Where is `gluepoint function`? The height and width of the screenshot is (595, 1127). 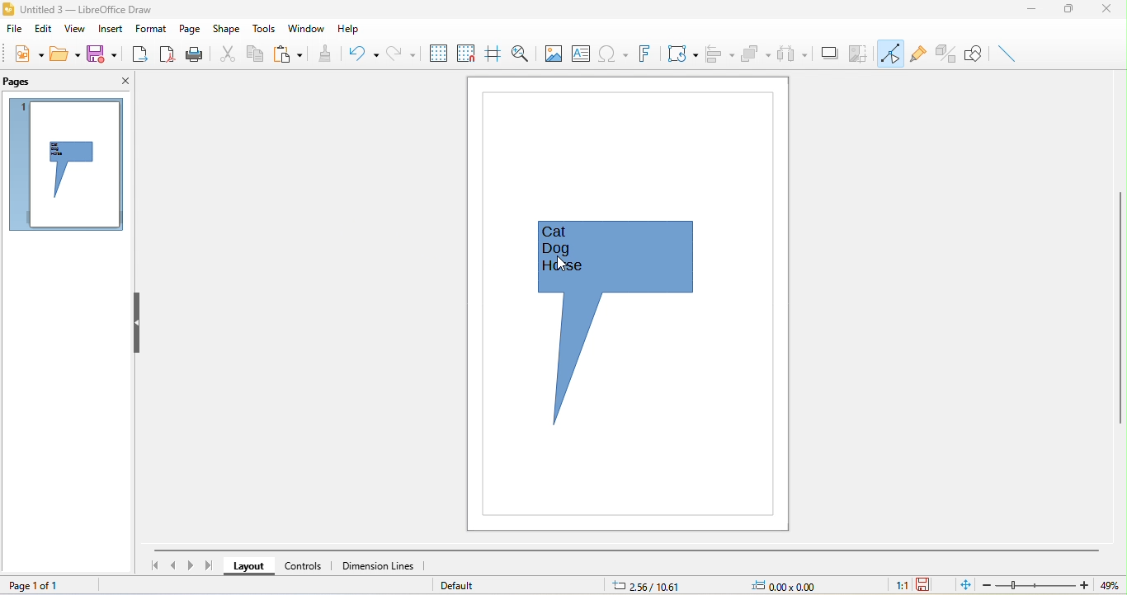 gluepoint function is located at coordinates (917, 56).